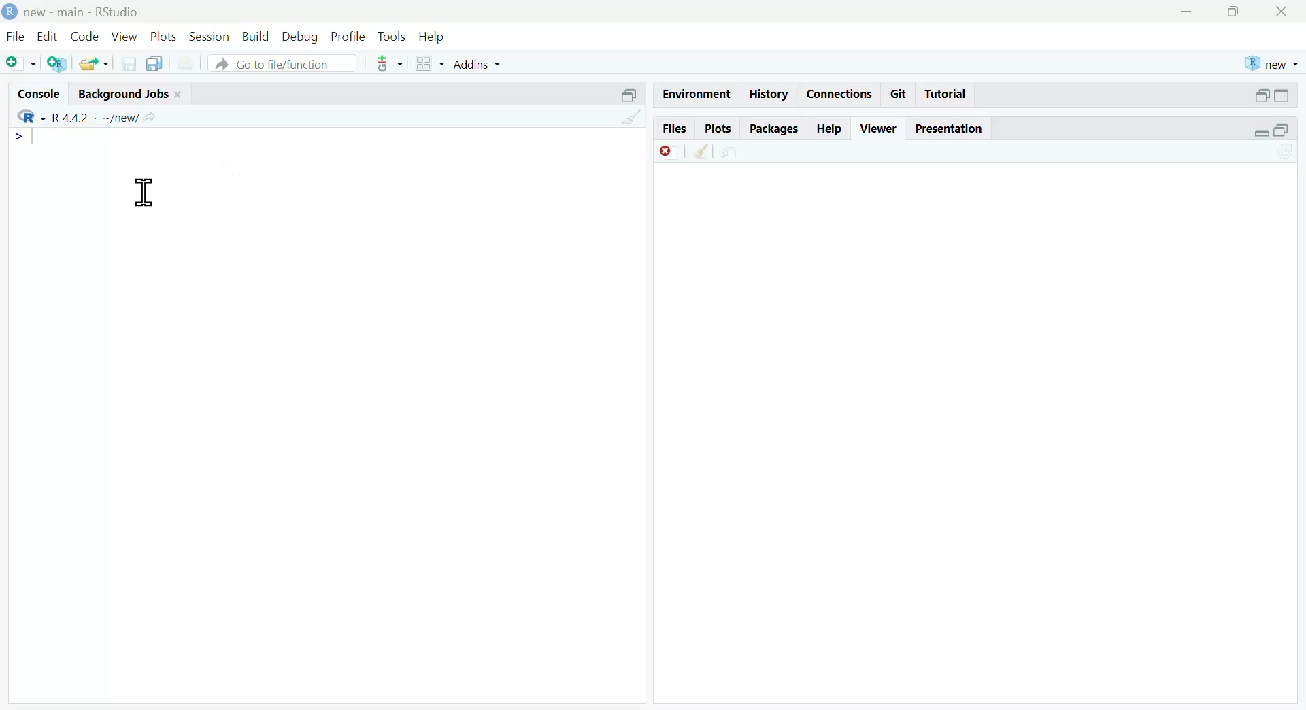  Describe the element at coordinates (348, 37) in the screenshot. I see `Profile` at that location.